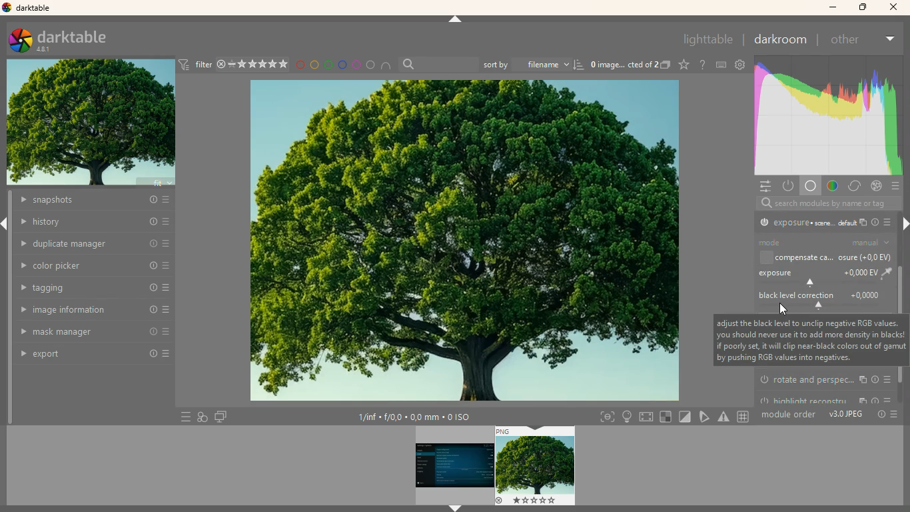 The image size is (910, 512). What do you see at coordinates (704, 417) in the screenshot?
I see `pick` at bounding box center [704, 417].